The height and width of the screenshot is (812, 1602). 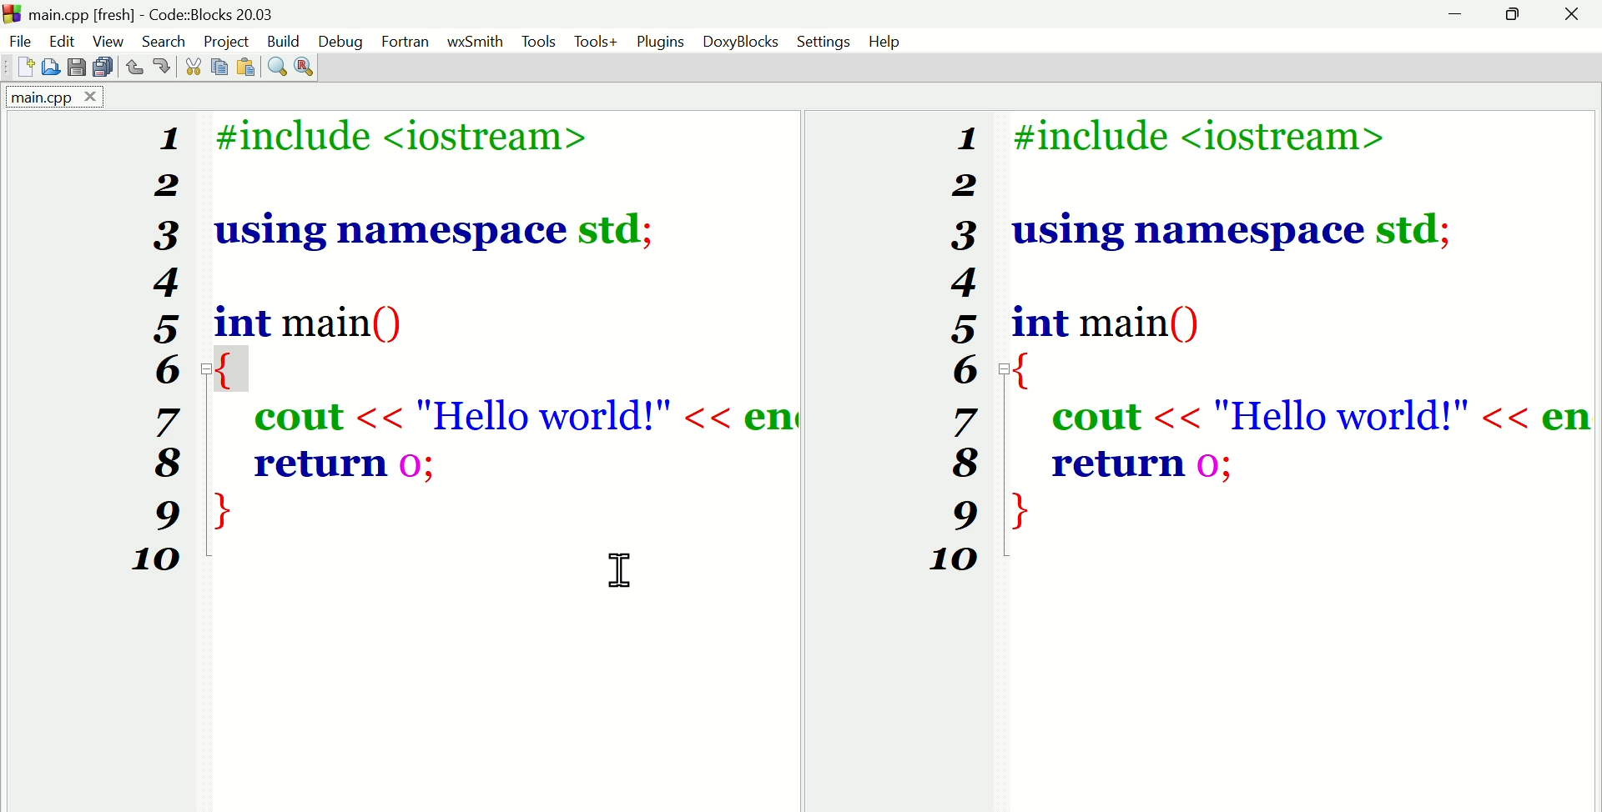 I want to click on Project, so click(x=228, y=40).